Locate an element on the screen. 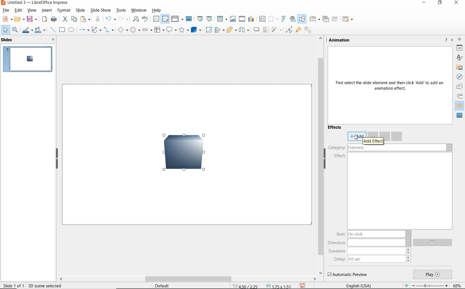 The height and width of the screenshot is (289, 465). STYLES is located at coordinates (459, 58).